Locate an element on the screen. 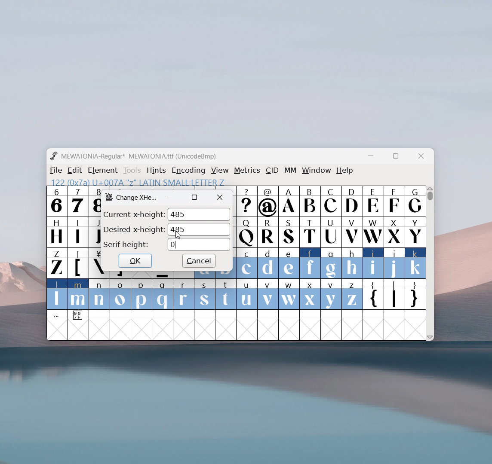 This screenshot has height=464, width=492. e is located at coordinates (289, 264).